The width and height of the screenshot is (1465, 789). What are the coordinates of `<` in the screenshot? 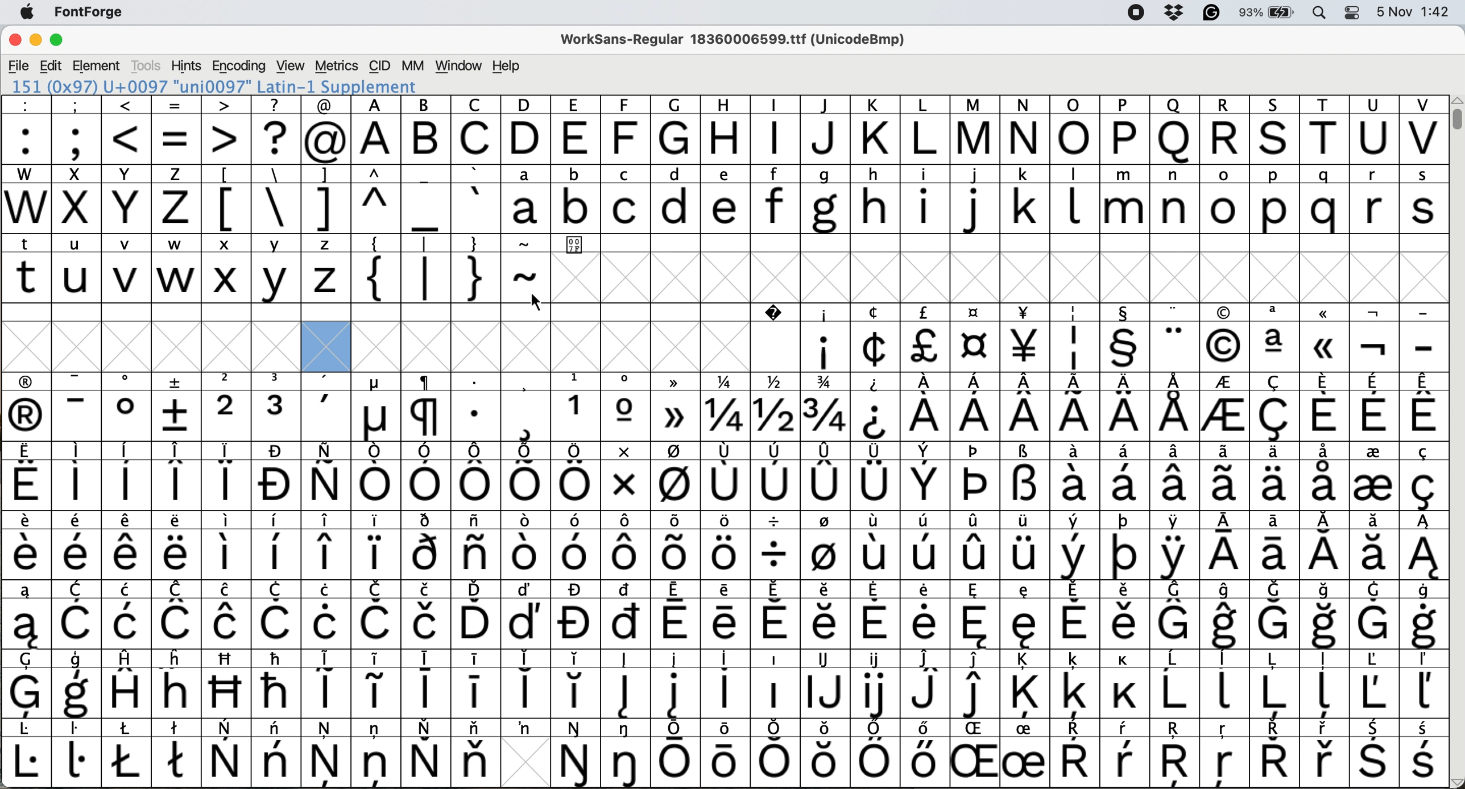 It's located at (127, 130).